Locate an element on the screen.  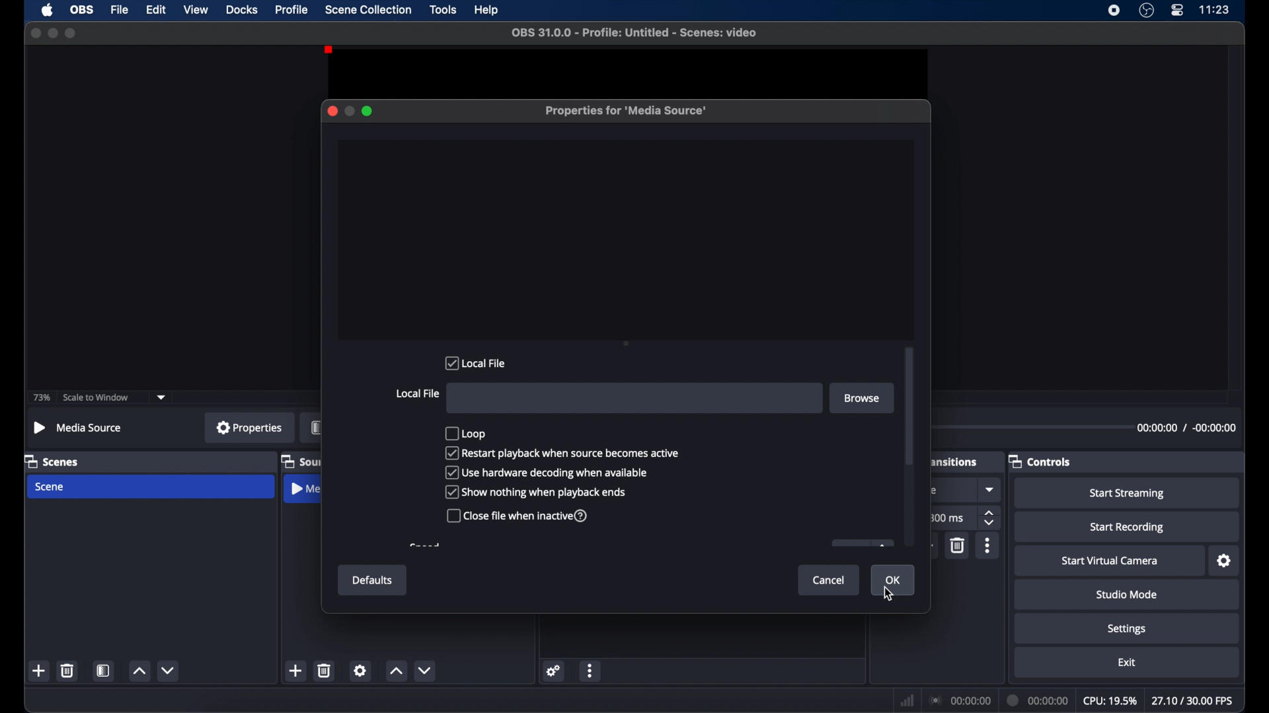
cancel is located at coordinates (828, 580).